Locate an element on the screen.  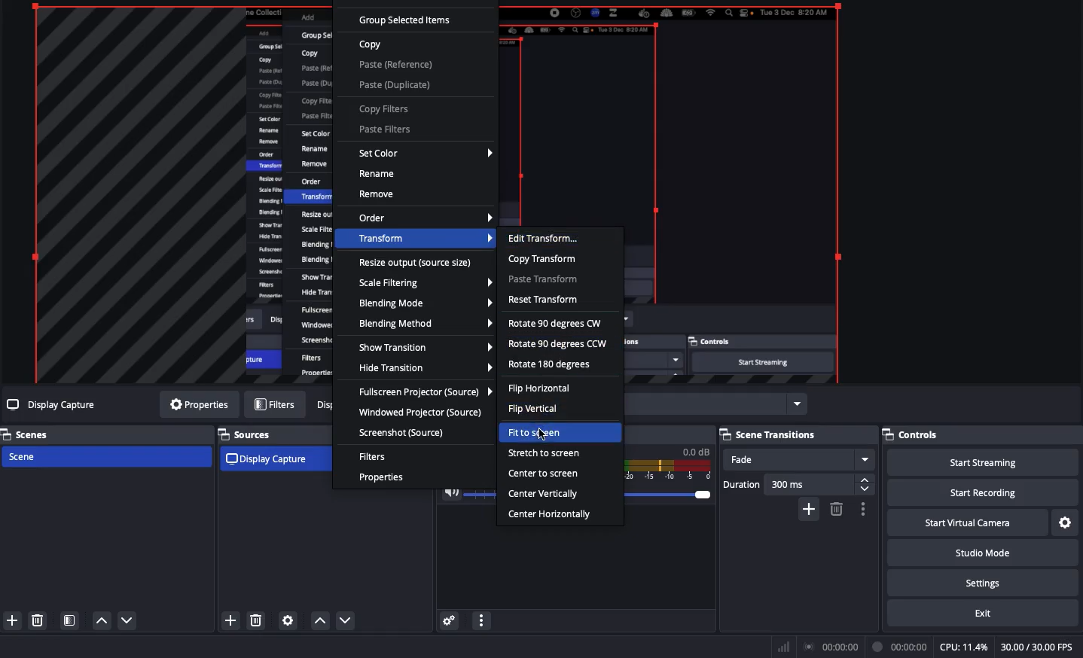
add is located at coordinates (807, 511).